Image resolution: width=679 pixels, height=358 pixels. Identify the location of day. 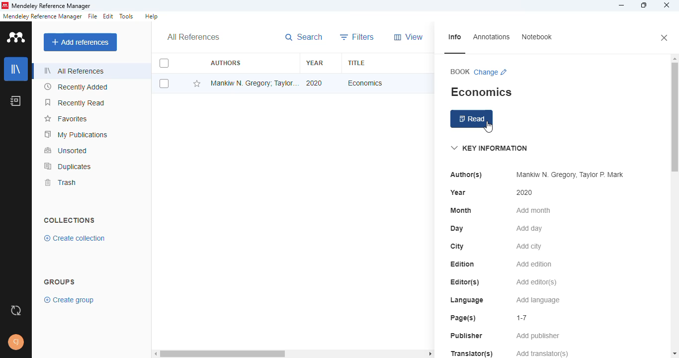
(457, 229).